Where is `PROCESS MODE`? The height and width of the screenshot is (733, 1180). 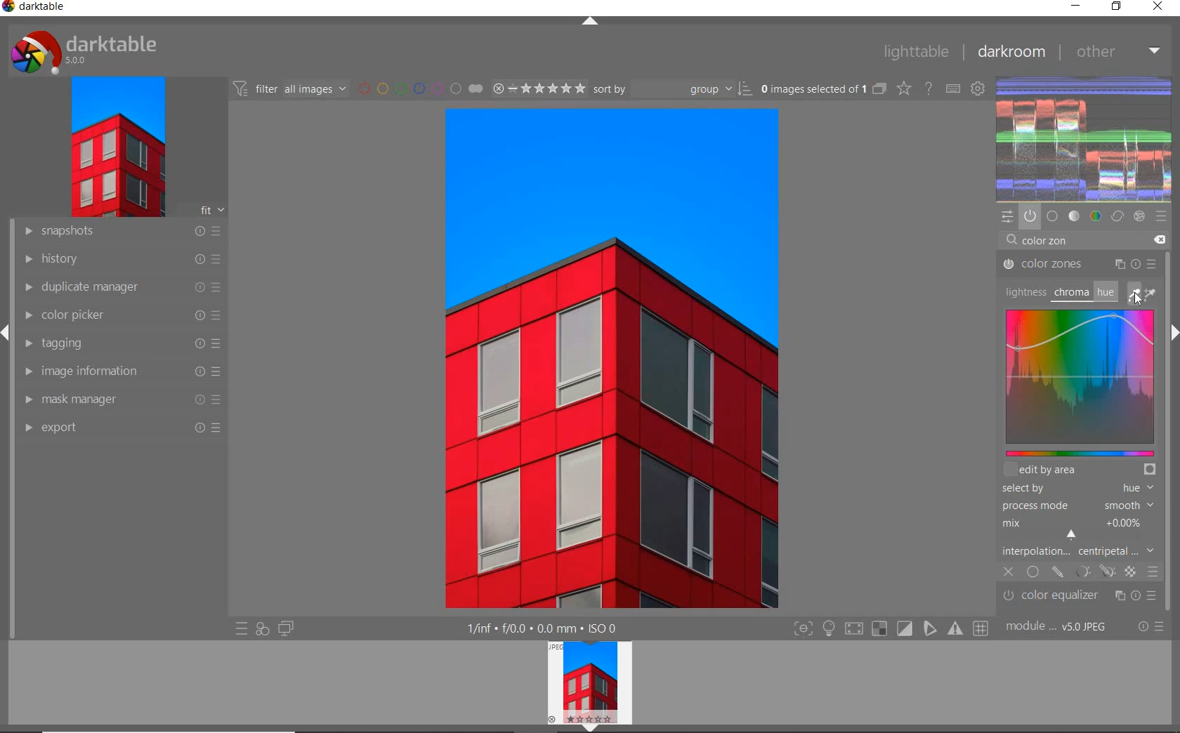
PROCESS MODE is located at coordinates (1076, 505).